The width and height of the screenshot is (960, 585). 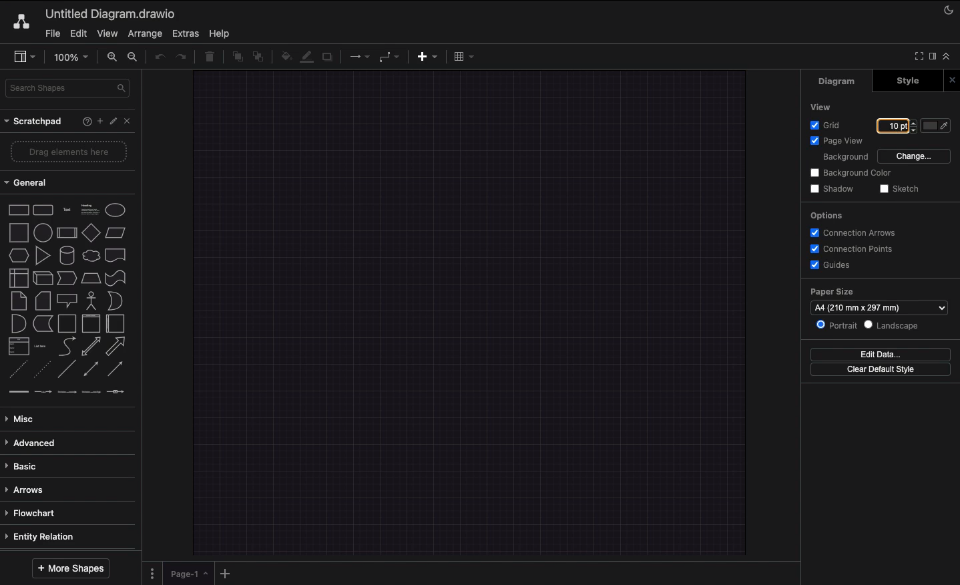 What do you see at coordinates (918, 55) in the screenshot?
I see `Full screen` at bounding box center [918, 55].